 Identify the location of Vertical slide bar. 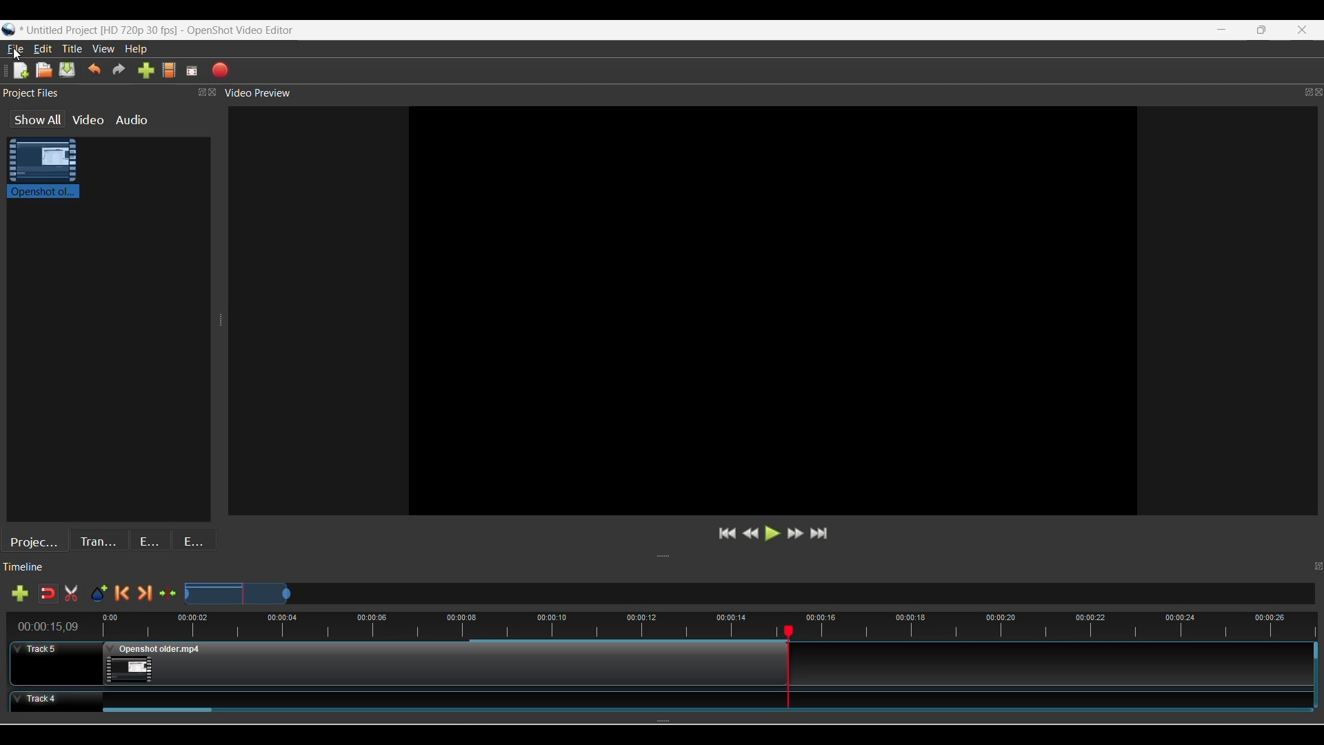
(1316, 650).